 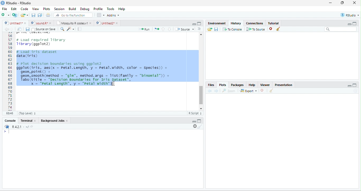 What do you see at coordinates (274, 23) in the screenshot?
I see `Tutorial` at bounding box center [274, 23].